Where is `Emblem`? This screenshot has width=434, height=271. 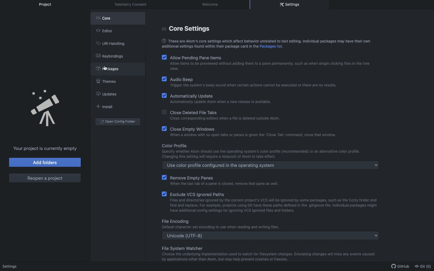
Emblem is located at coordinates (46, 109).